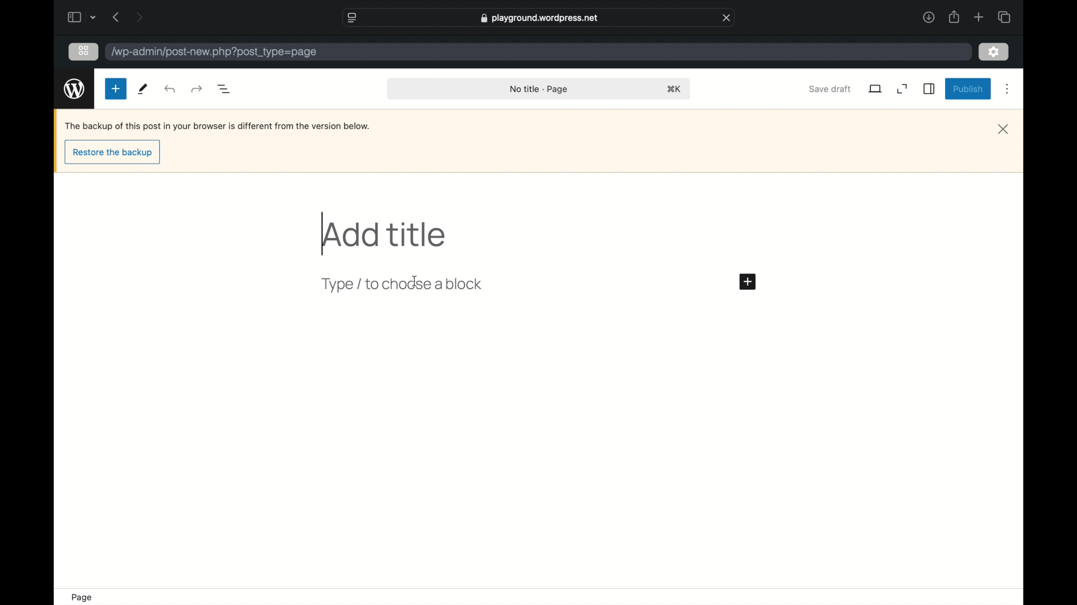 Image resolution: width=1077 pixels, height=605 pixels. Describe the element at coordinates (116, 89) in the screenshot. I see `new` at that location.